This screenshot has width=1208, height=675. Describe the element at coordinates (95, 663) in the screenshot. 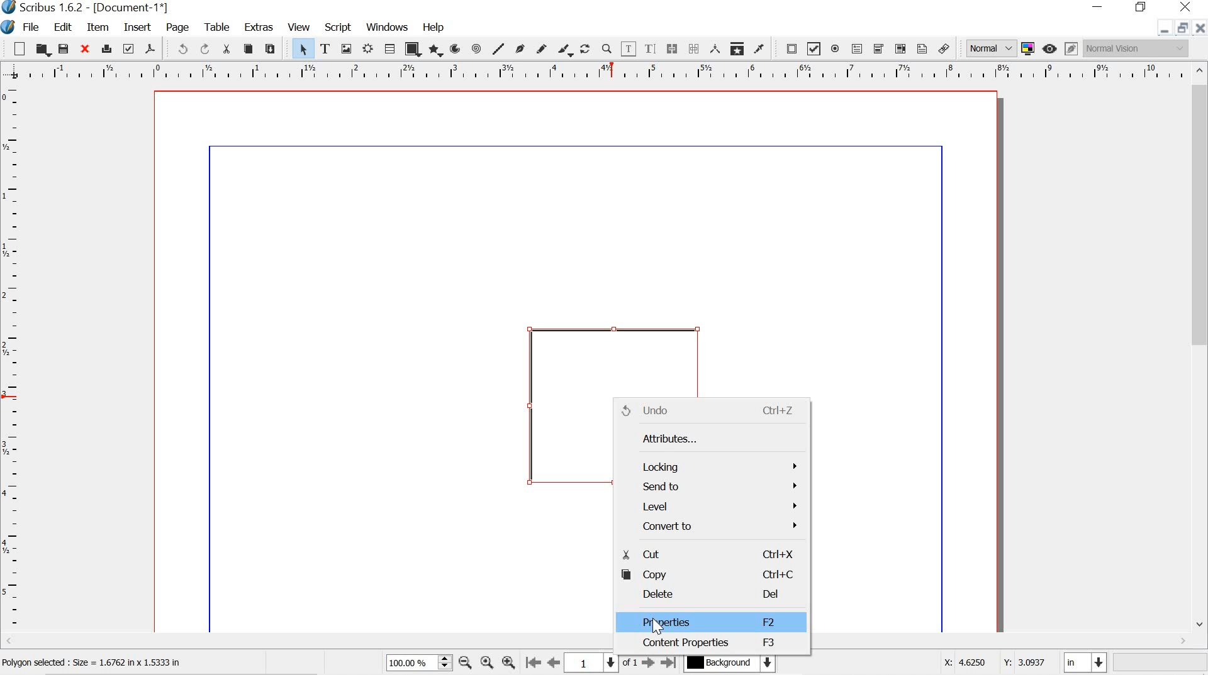

I see `Polygon selected : Size = 1.6762 in x 1.5333 in` at that location.